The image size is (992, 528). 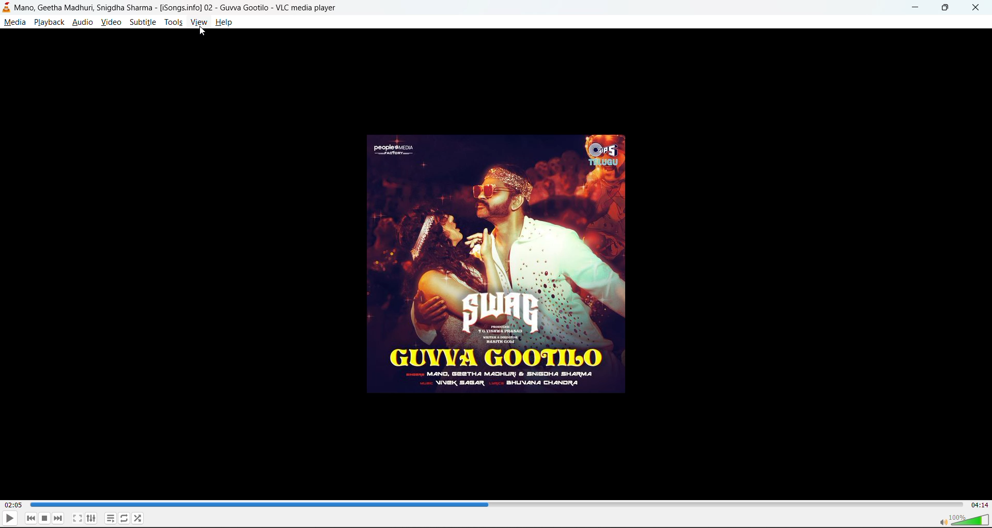 I want to click on toggle loop, so click(x=125, y=518).